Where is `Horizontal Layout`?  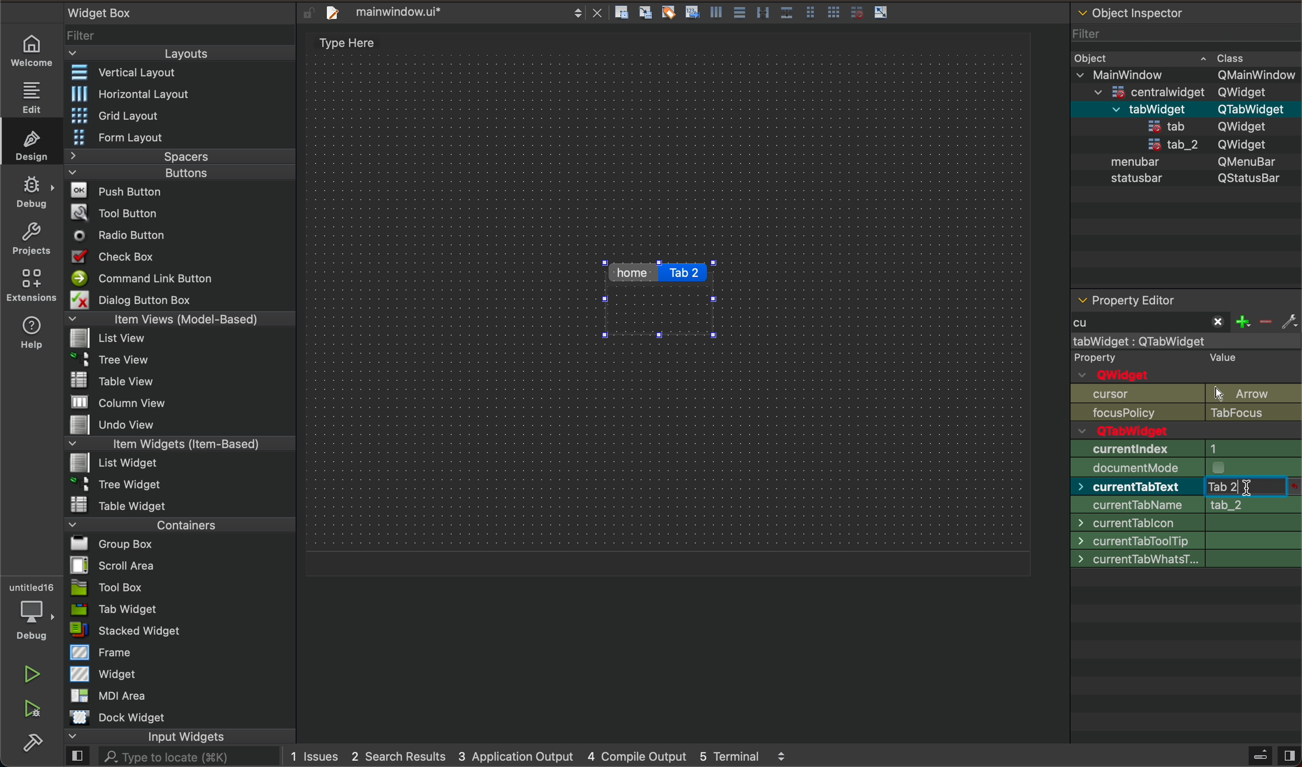 Horizontal Layout is located at coordinates (123, 95).